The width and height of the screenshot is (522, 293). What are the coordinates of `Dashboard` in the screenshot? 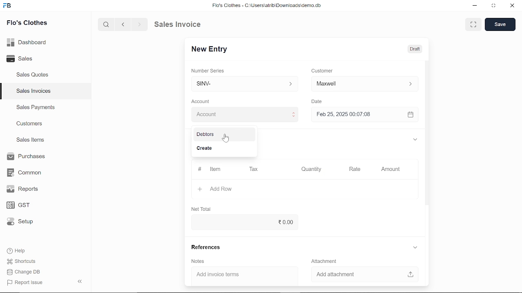 It's located at (27, 44).